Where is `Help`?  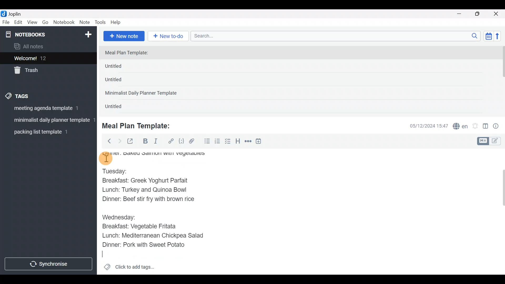 Help is located at coordinates (118, 21).